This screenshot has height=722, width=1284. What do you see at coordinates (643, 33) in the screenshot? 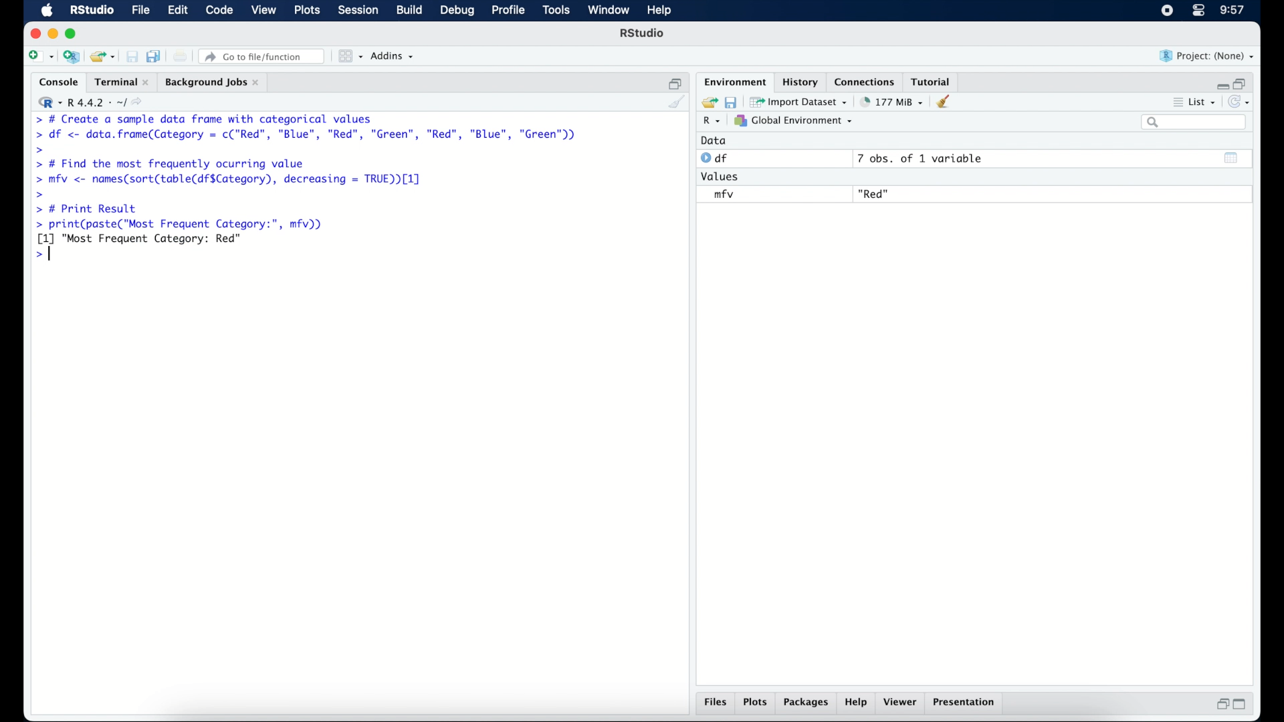
I see `R Studio` at bounding box center [643, 33].